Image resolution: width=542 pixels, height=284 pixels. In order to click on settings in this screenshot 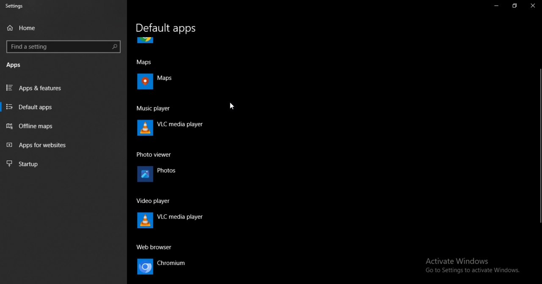, I will do `click(17, 6)`.